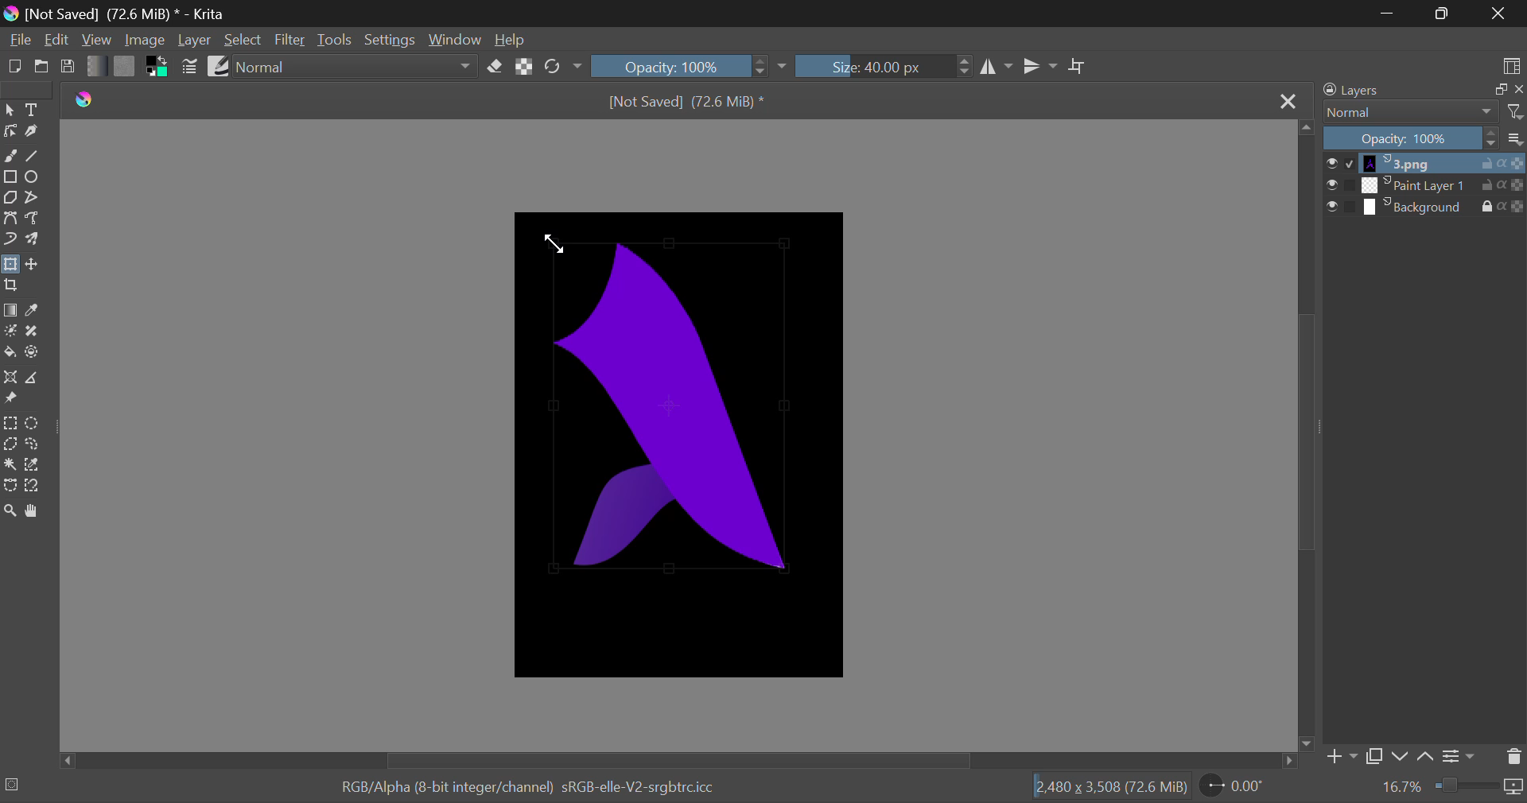 The width and height of the screenshot is (1527, 803). Describe the element at coordinates (10, 266) in the screenshot. I see `Transform Layers` at that location.